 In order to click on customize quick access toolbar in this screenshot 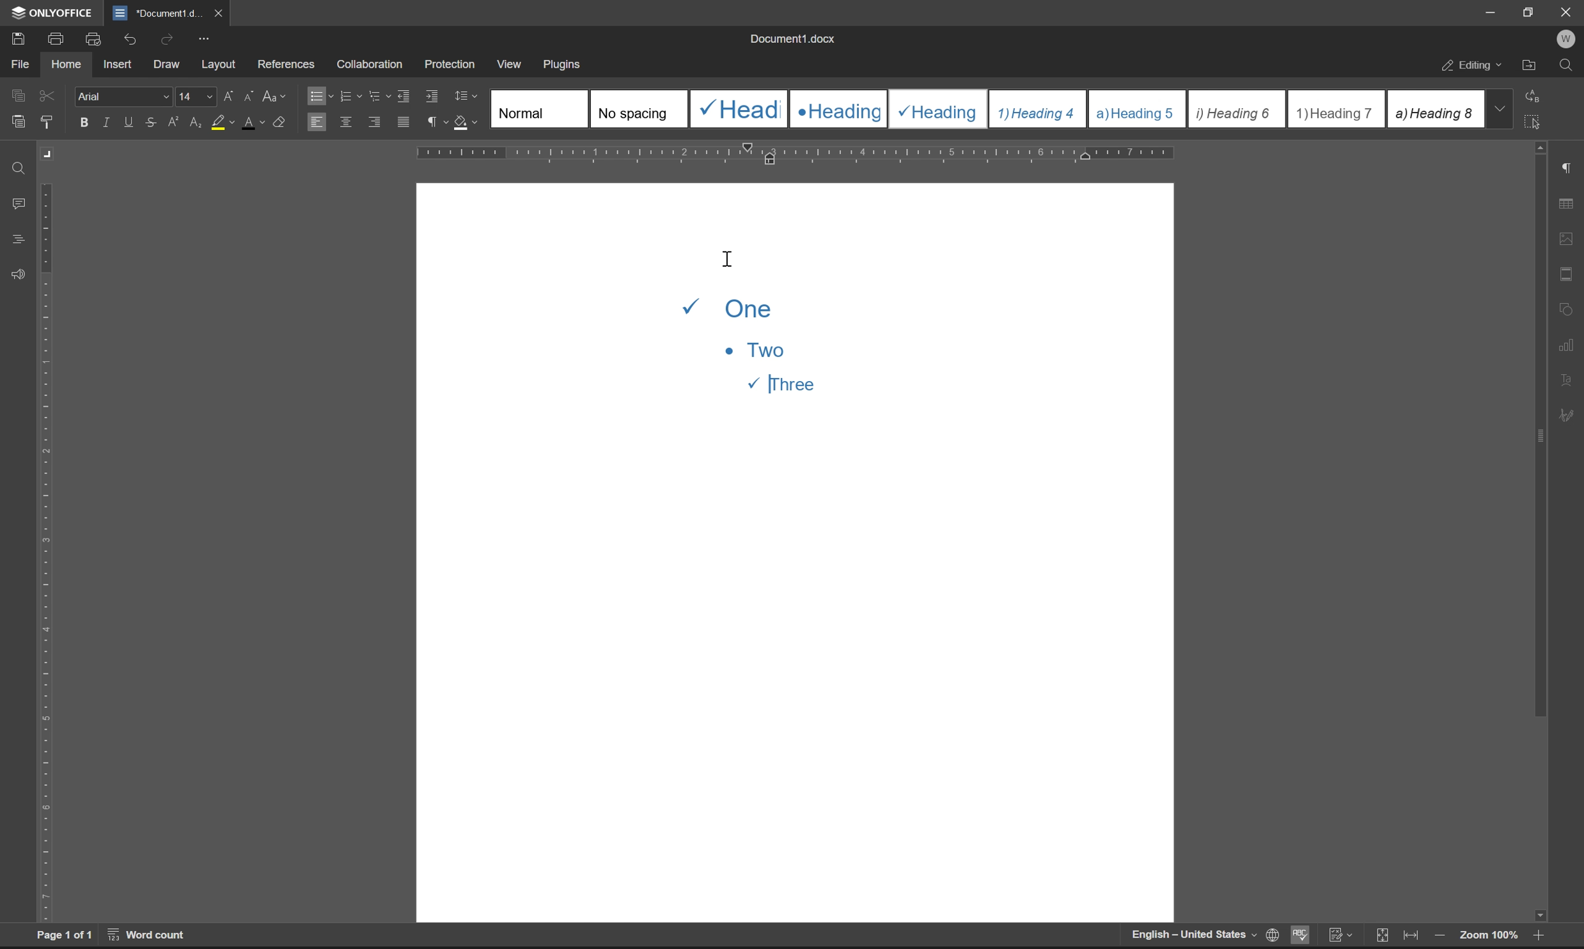, I will do `click(203, 39)`.